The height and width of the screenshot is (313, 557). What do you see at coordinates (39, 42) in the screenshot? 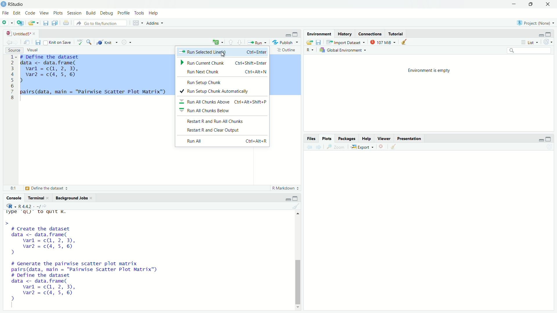
I see `Save current document (Ctrl + S)` at bounding box center [39, 42].